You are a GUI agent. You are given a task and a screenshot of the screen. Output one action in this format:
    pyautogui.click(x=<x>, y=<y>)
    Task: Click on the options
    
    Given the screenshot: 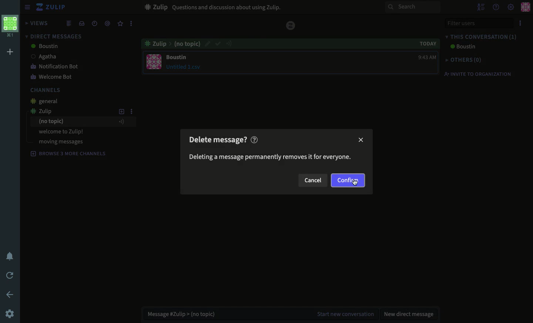 What is the action you would take?
    pyautogui.click(x=520, y=24)
    